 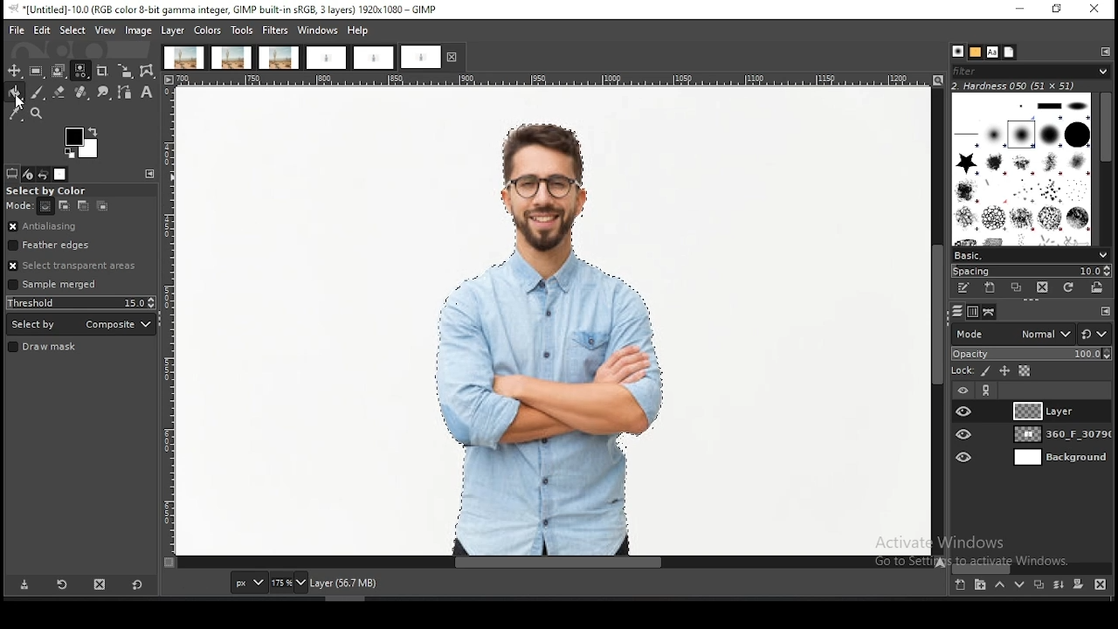 What do you see at coordinates (556, 79) in the screenshot?
I see `scale` at bounding box center [556, 79].